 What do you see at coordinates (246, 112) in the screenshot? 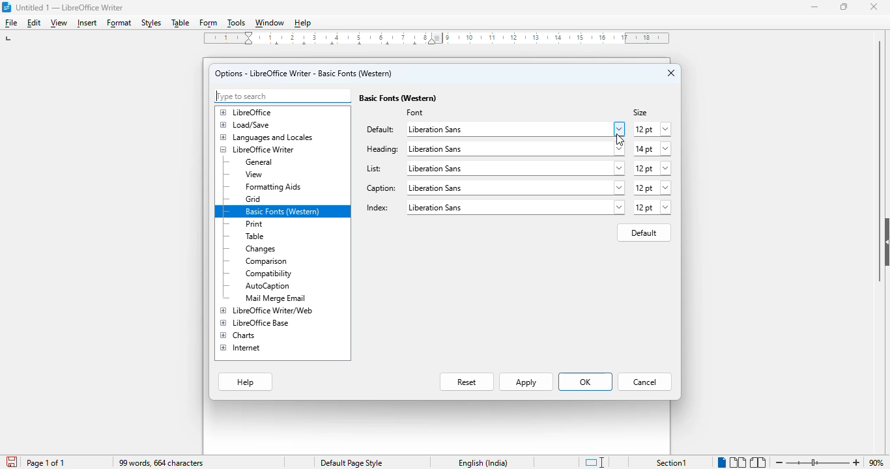
I see `libreOffice` at bounding box center [246, 112].